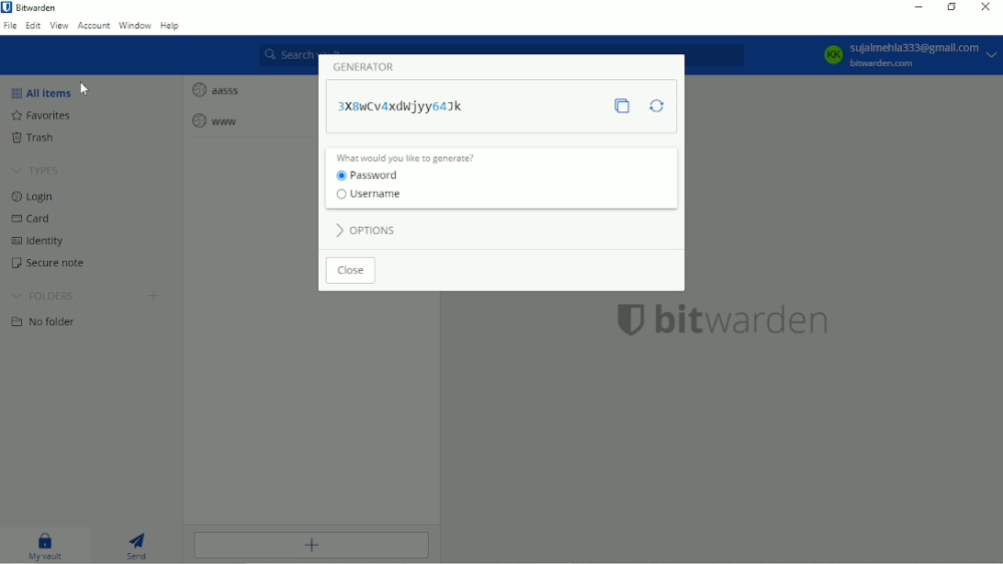 The width and height of the screenshot is (1003, 564). Describe the element at coordinates (157, 295) in the screenshot. I see `Create folder` at that location.